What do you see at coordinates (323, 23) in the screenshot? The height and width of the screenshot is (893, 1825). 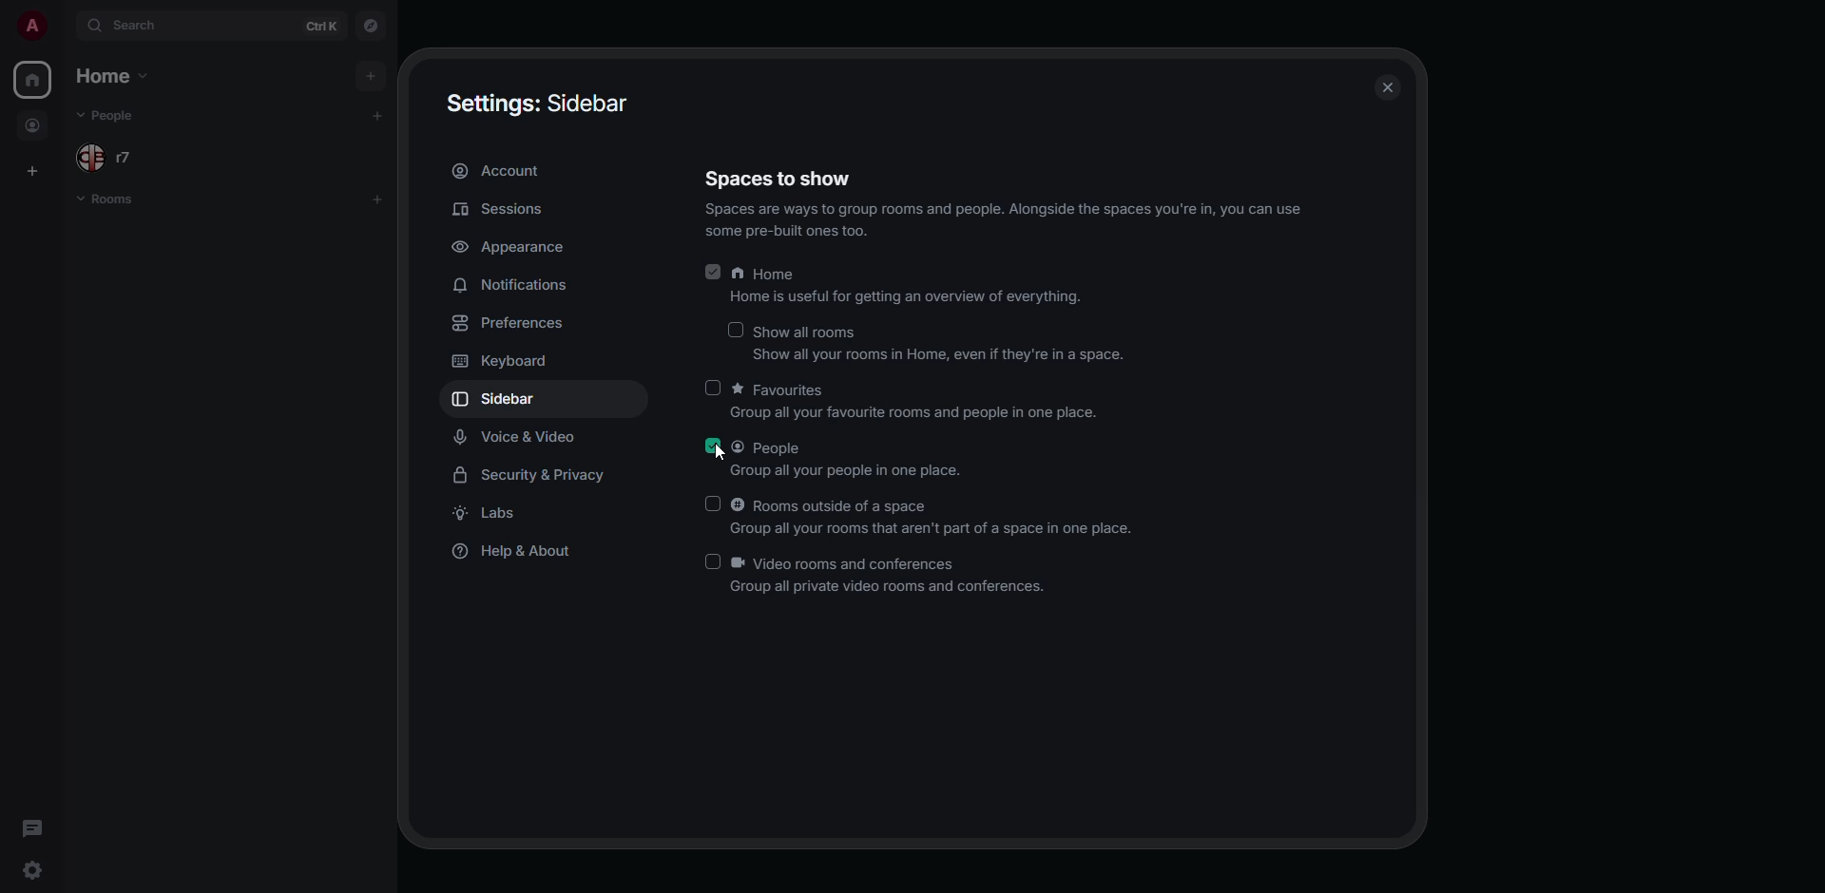 I see `ctrl K` at bounding box center [323, 23].